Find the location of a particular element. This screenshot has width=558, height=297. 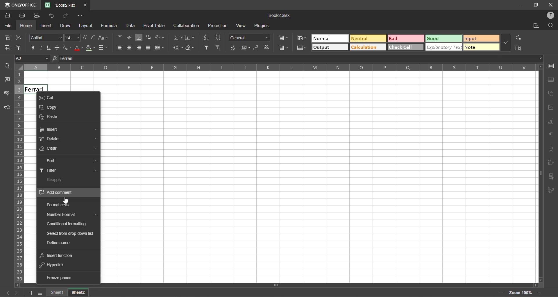

wrap text is located at coordinates (148, 37).